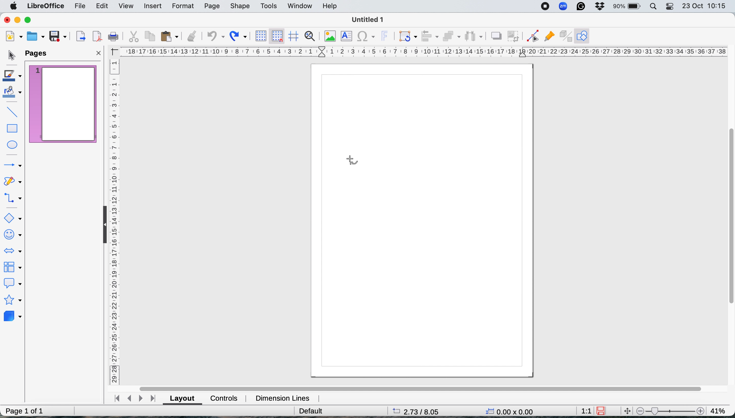  I want to click on line color, so click(12, 75).